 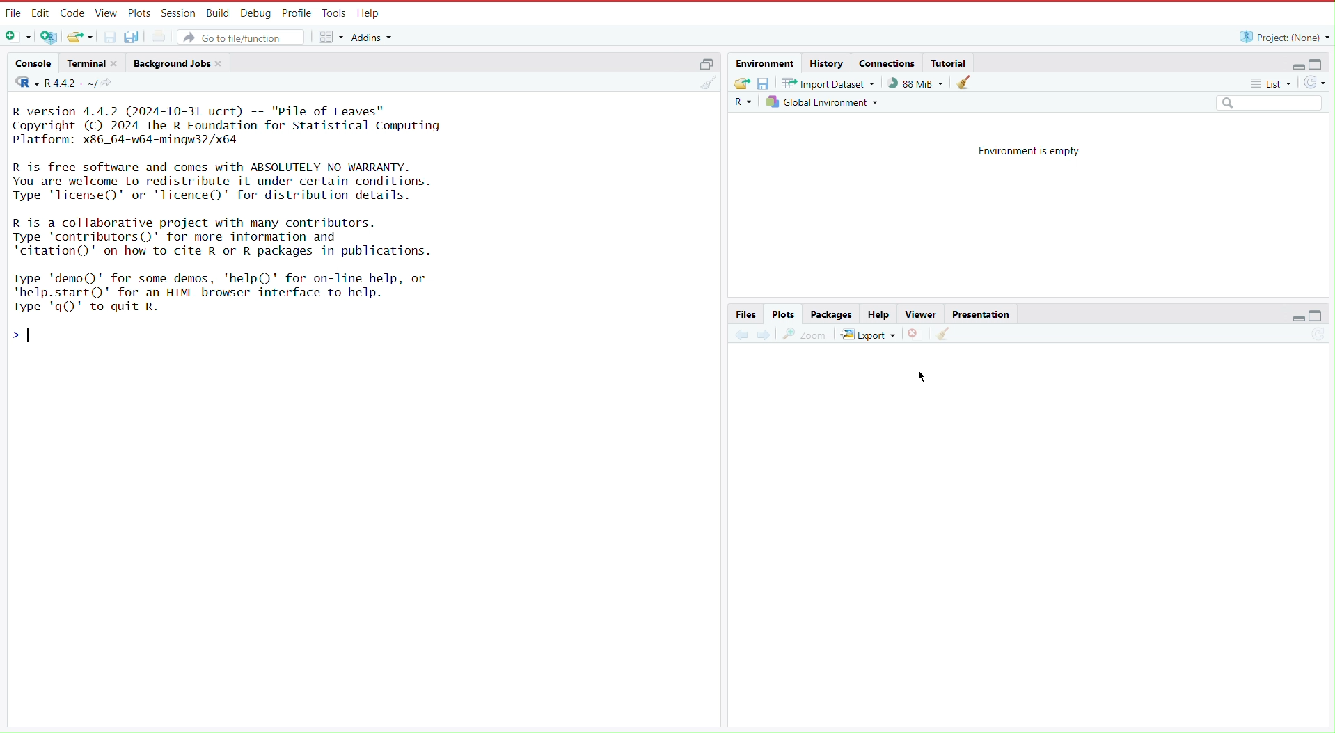 What do you see at coordinates (138, 13) in the screenshot?
I see `Plots` at bounding box center [138, 13].